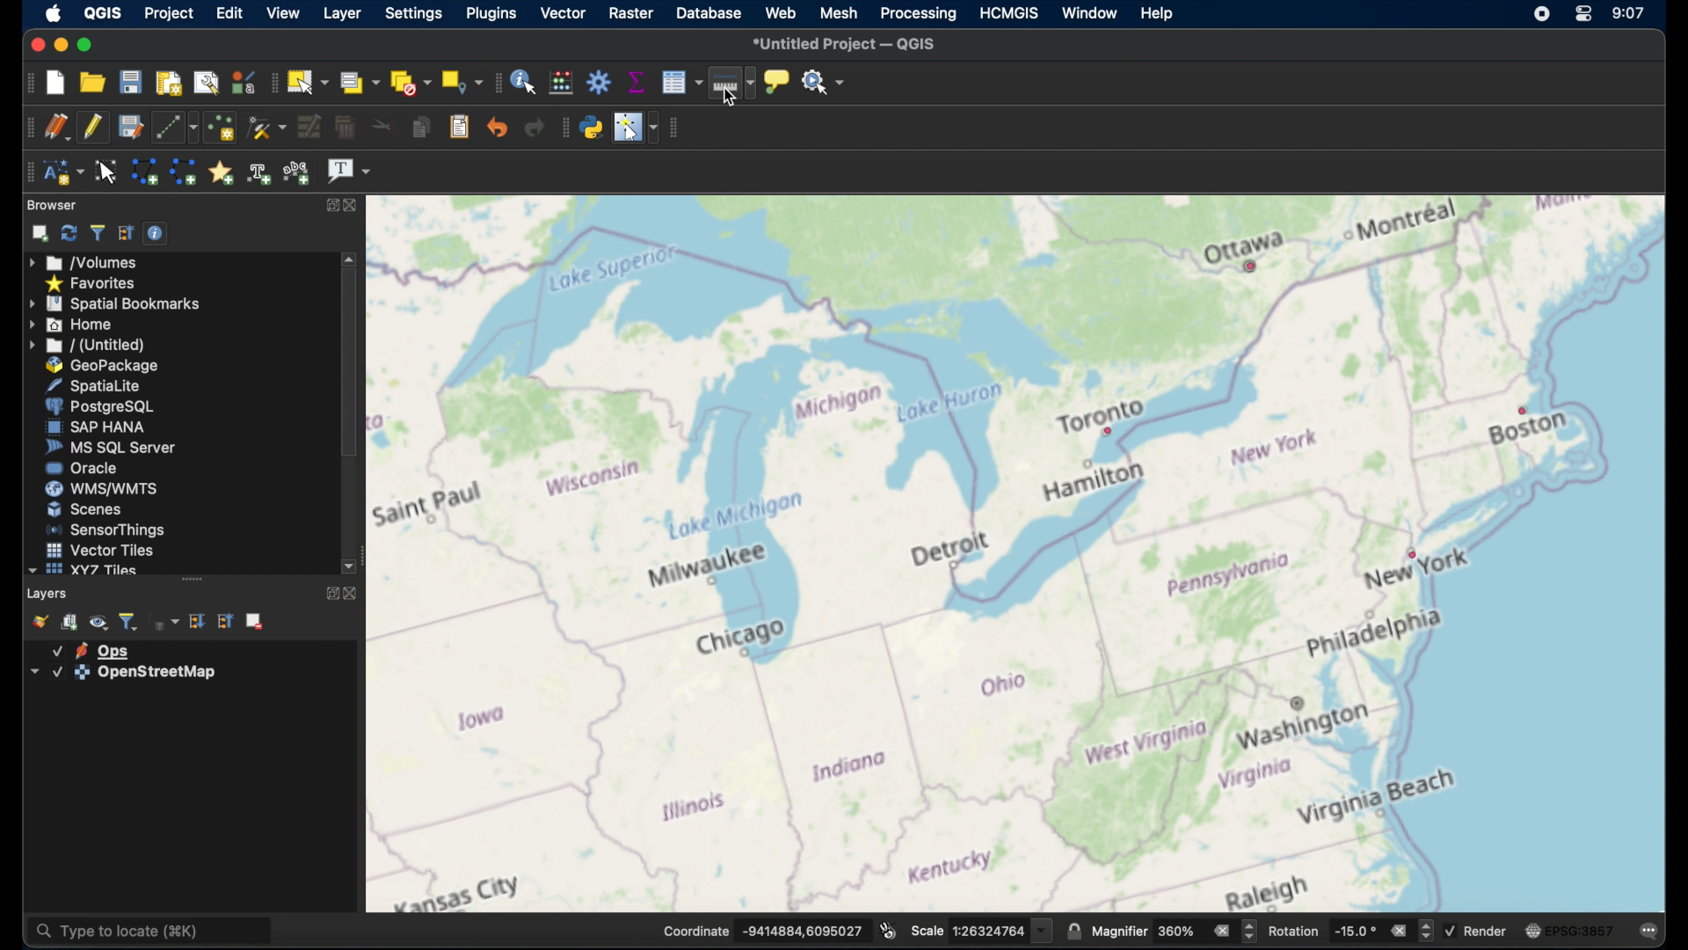 Image resolution: width=1688 pixels, height=950 pixels. What do you see at coordinates (68, 233) in the screenshot?
I see `refresh` at bounding box center [68, 233].